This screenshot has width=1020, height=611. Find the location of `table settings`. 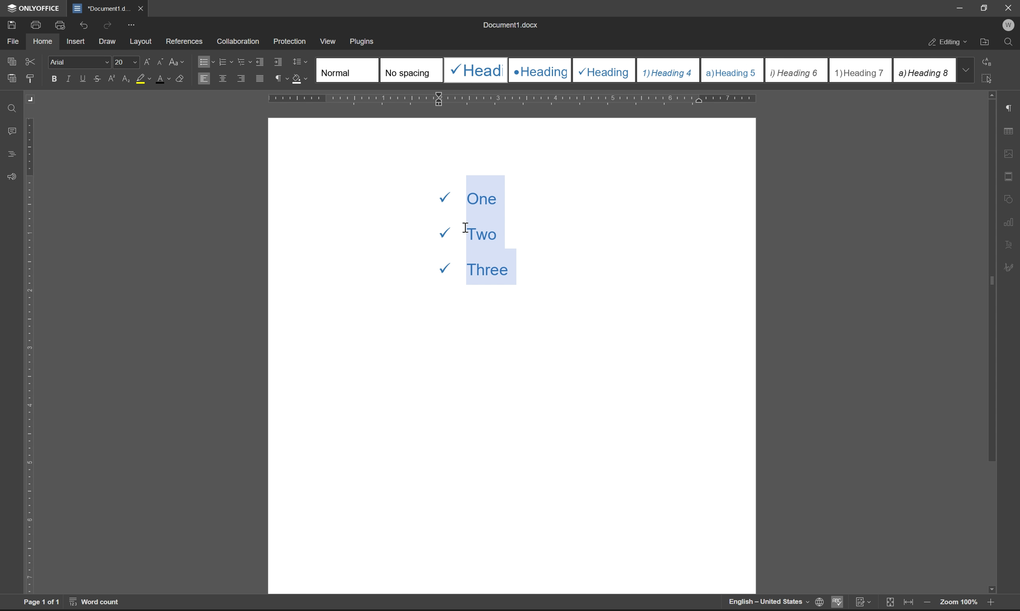

table settings is located at coordinates (1008, 132).